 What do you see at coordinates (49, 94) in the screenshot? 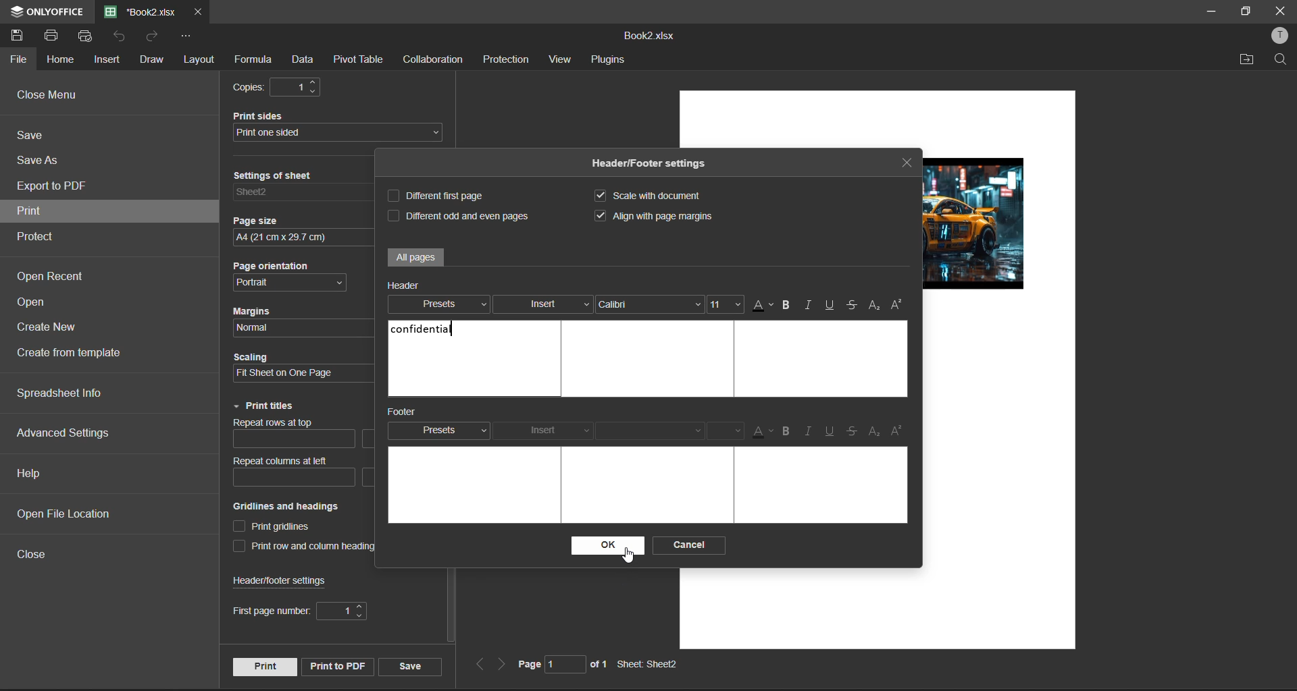
I see `close menu` at bounding box center [49, 94].